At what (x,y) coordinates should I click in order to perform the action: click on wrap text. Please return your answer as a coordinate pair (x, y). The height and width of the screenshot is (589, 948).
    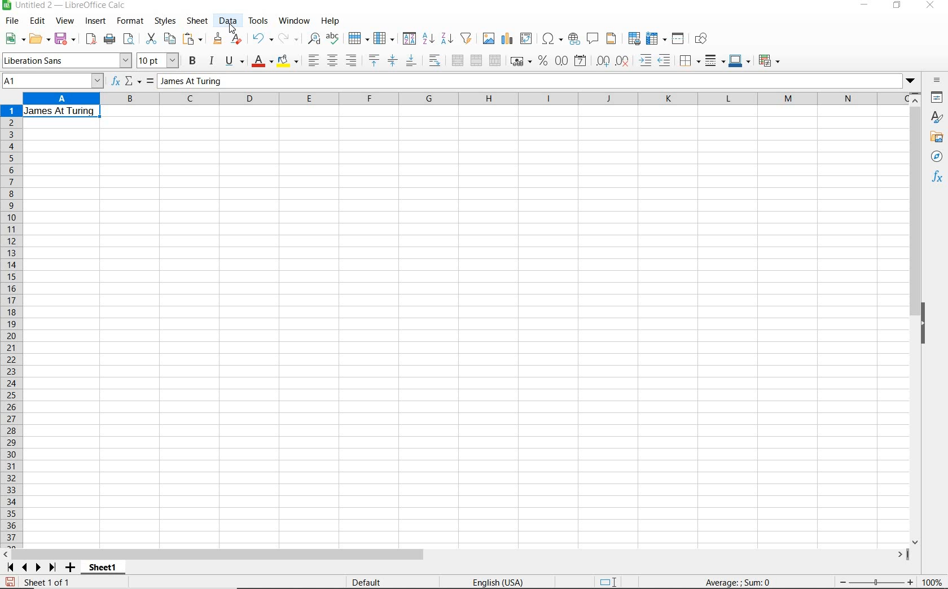
    Looking at the image, I should click on (434, 61).